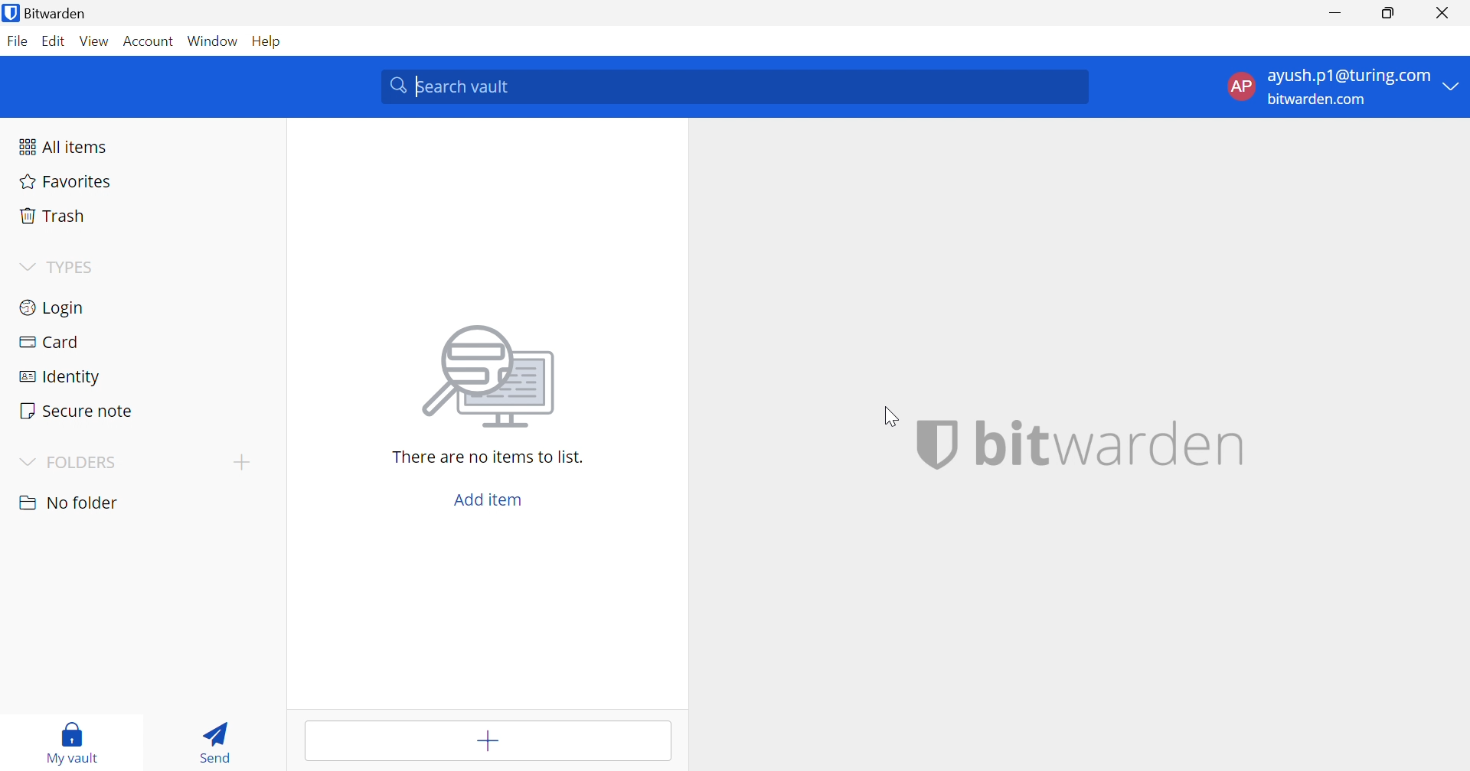  What do you see at coordinates (87, 463) in the screenshot?
I see `FOLDERS` at bounding box center [87, 463].